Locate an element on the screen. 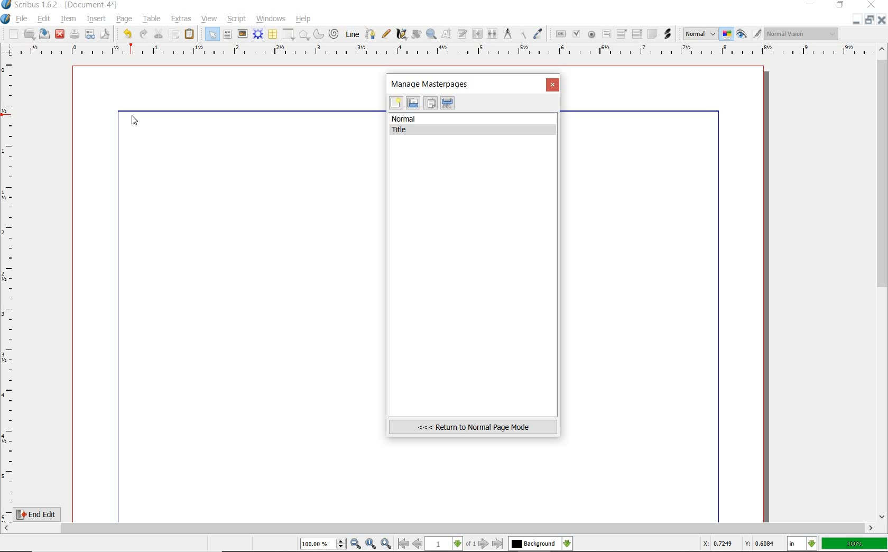 The width and height of the screenshot is (888, 552). item is located at coordinates (69, 20).